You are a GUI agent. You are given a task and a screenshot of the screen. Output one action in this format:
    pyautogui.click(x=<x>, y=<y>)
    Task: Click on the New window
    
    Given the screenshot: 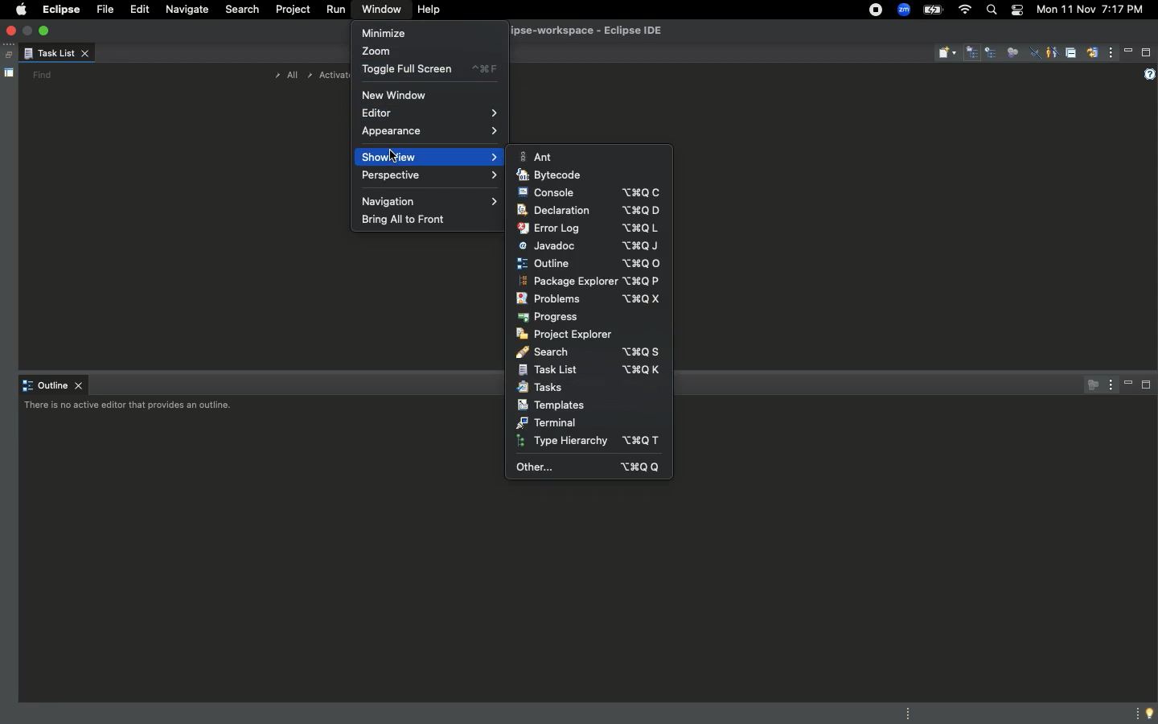 What is the action you would take?
    pyautogui.click(x=396, y=94)
    